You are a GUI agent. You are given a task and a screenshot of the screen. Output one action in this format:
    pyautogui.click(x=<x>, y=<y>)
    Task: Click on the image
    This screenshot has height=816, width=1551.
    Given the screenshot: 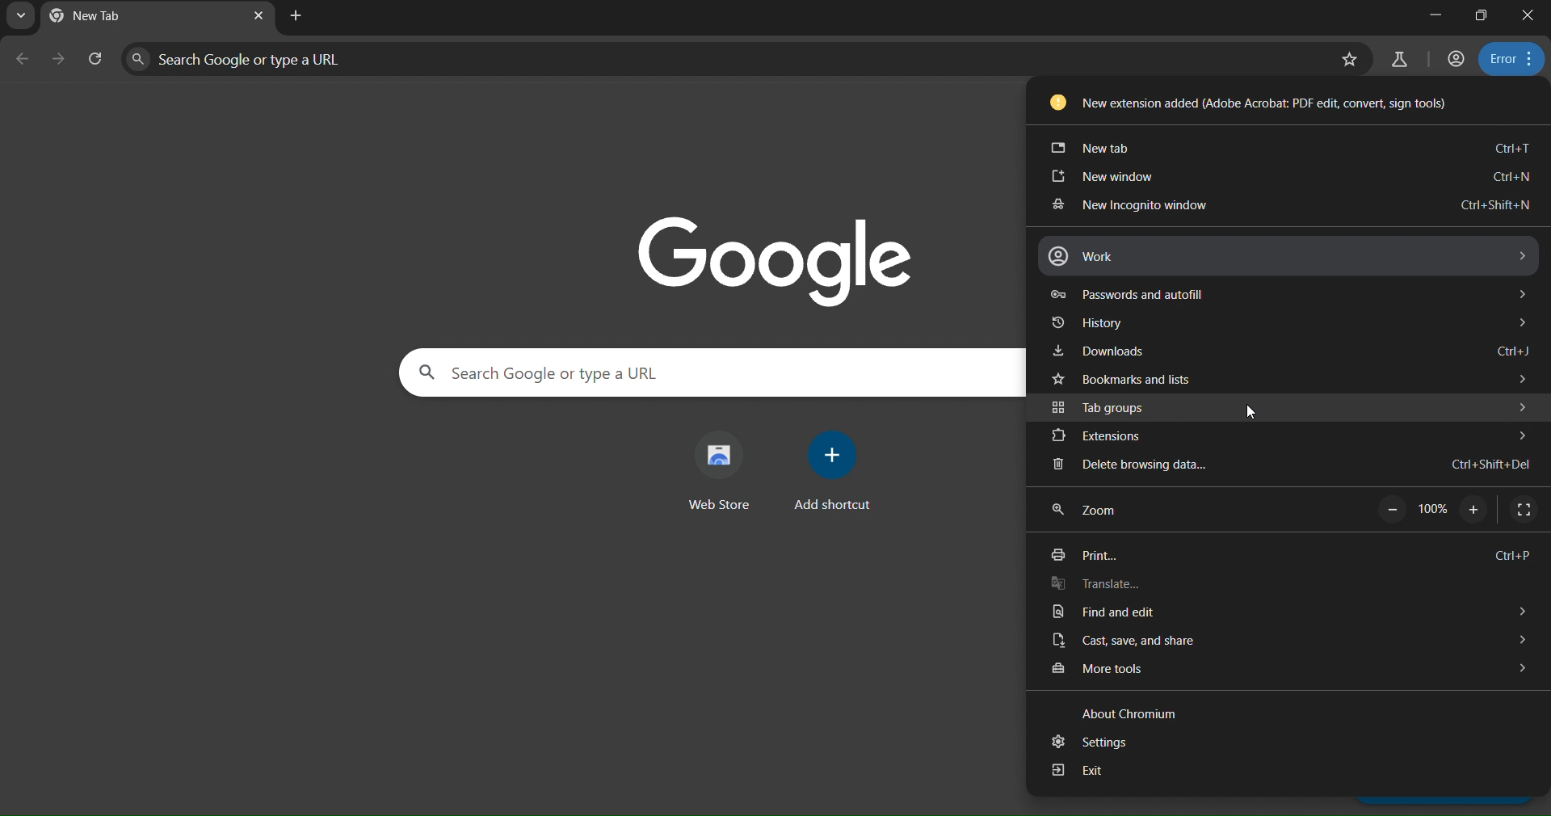 What is the action you would take?
    pyautogui.click(x=789, y=259)
    